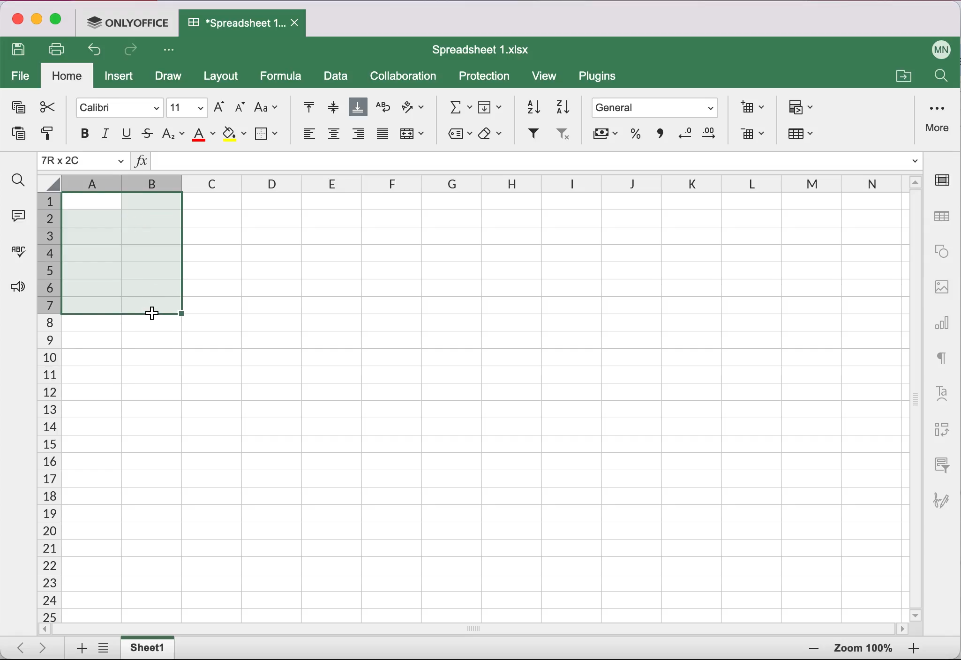  What do you see at coordinates (683, 135) in the screenshot?
I see `decrease decimal` at bounding box center [683, 135].